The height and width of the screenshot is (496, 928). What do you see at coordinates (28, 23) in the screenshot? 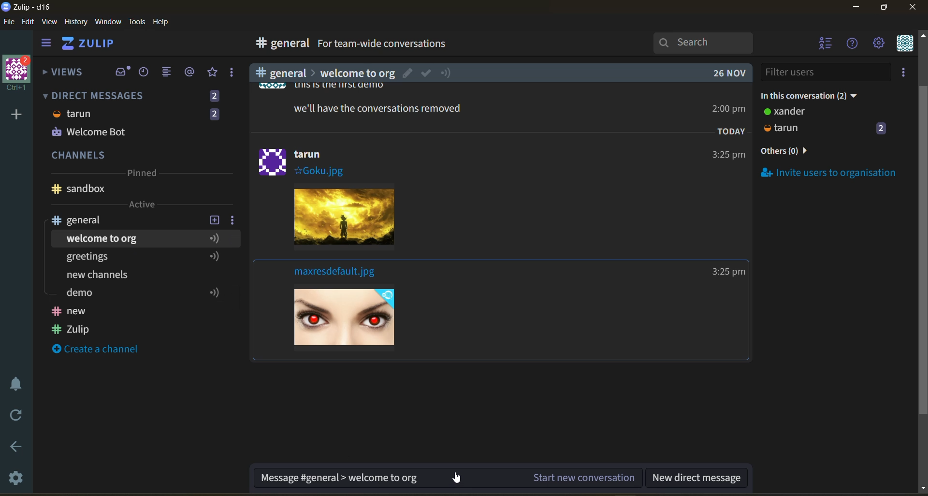
I see `edit` at bounding box center [28, 23].